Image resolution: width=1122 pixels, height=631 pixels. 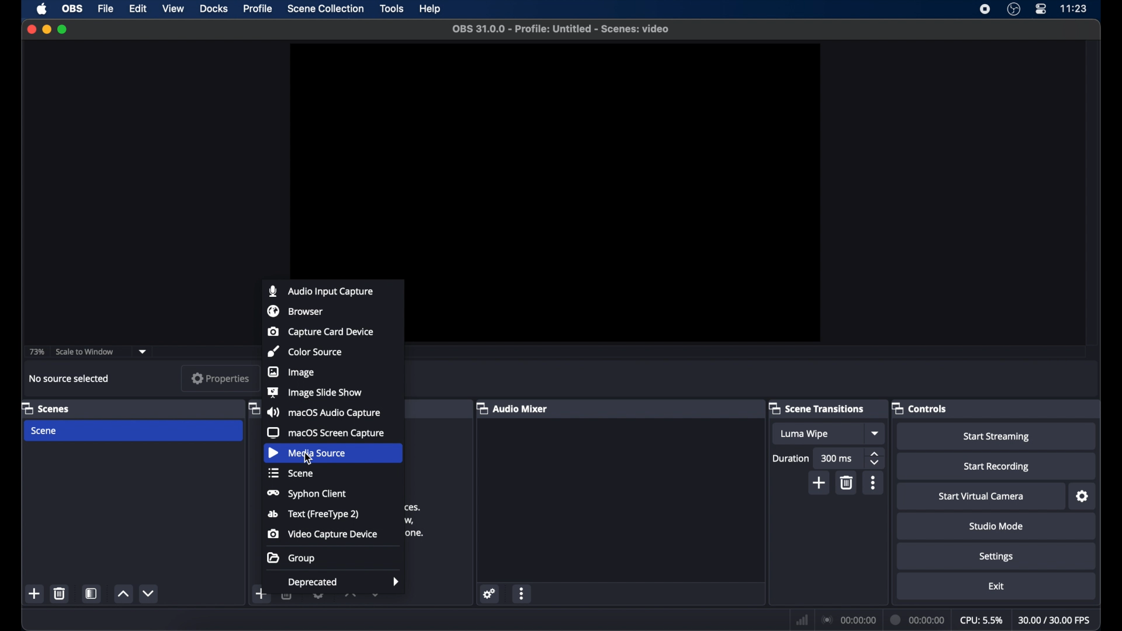 I want to click on capture card device, so click(x=321, y=331).